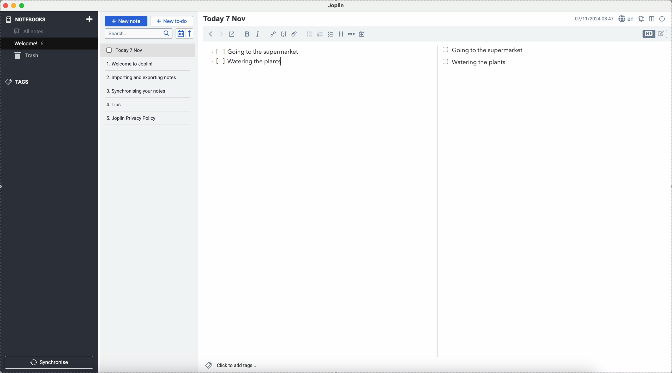 Image resolution: width=672 pixels, height=373 pixels. What do you see at coordinates (89, 20) in the screenshot?
I see `add new notebook` at bounding box center [89, 20].